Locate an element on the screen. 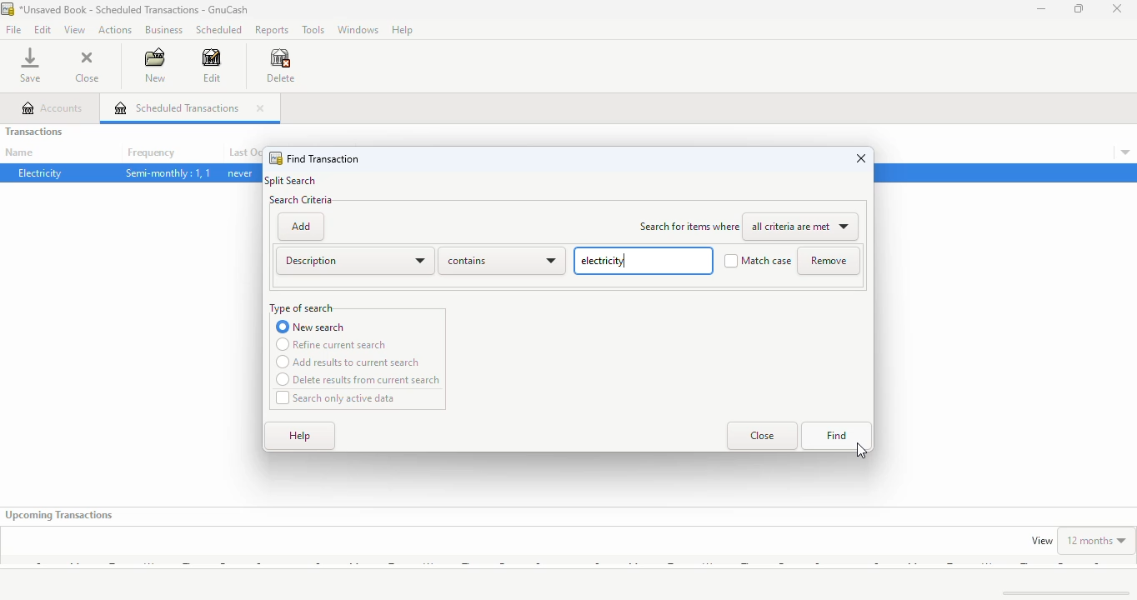 The image size is (1137, 600). edit is located at coordinates (43, 29).